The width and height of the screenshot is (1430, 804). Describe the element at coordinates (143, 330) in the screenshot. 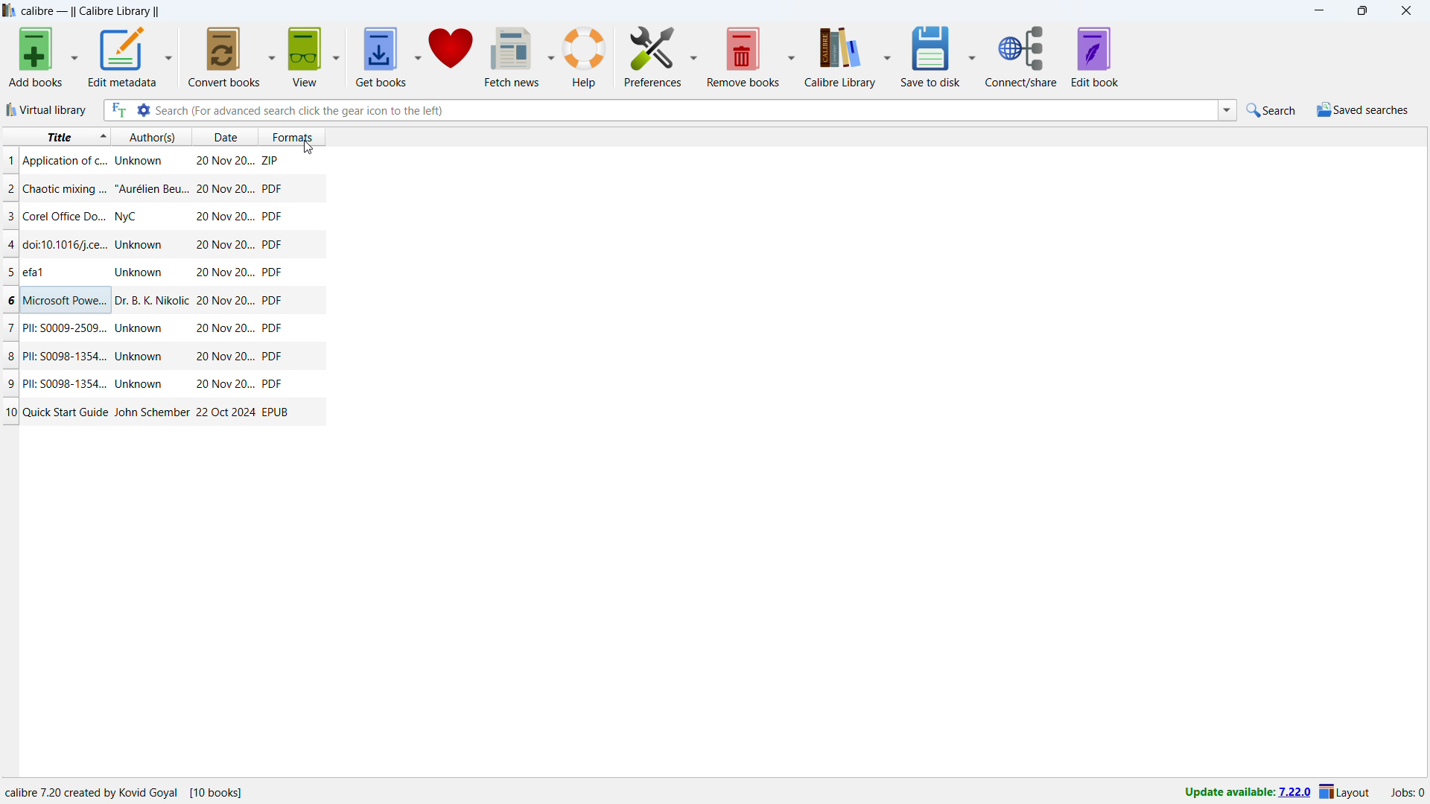

I see `author` at that location.